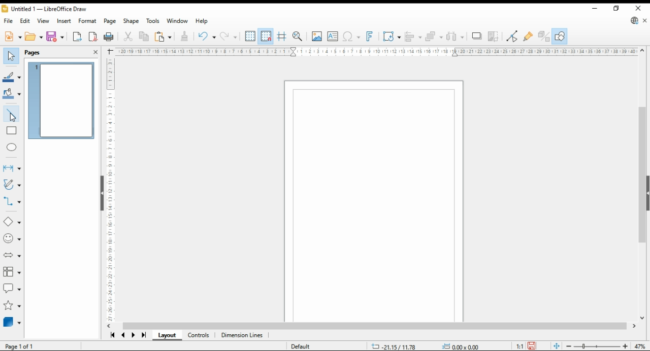  Describe the element at coordinates (12, 201) in the screenshot. I see `connectors` at that location.